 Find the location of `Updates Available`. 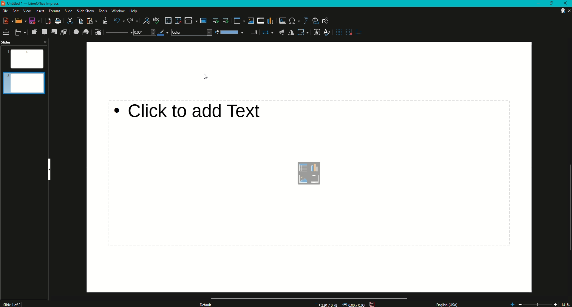

Updates Available is located at coordinates (560, 11).